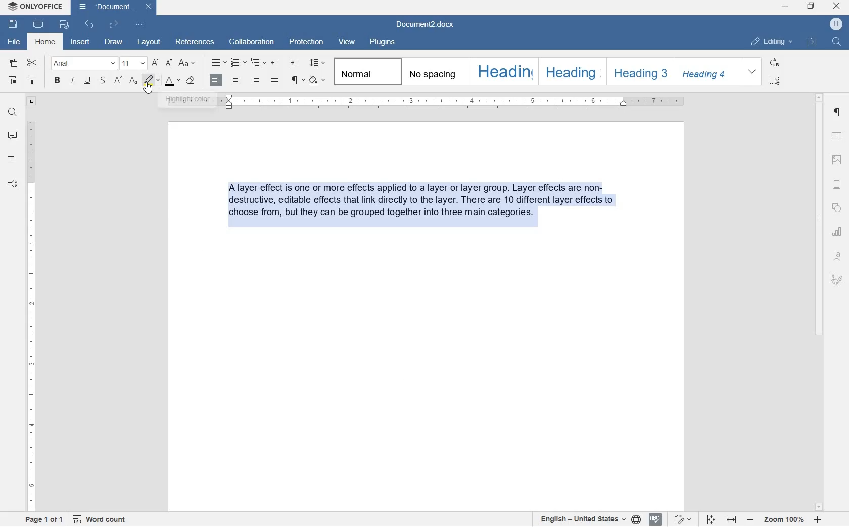 The image size is (849, 527). What do you see at coordinates (139, 24) in the screenshot?
I see `CUSTOMIZE QUICK ACCESS TOOLBAR` at bounding box center [139, 24].